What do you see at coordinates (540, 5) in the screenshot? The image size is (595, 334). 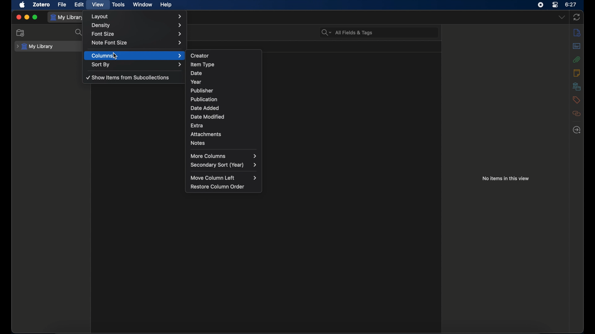 I see `screen recorder` at bounding box center [540, 5].